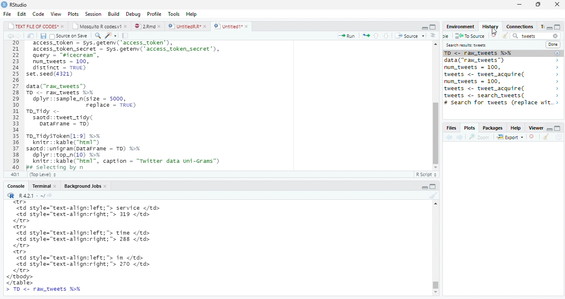  I want to click on close, so click(558, 5).